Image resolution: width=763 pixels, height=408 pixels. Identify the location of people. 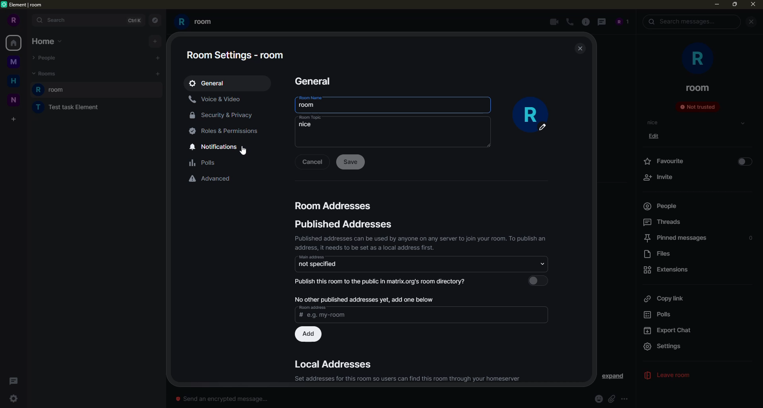
(47, 56).